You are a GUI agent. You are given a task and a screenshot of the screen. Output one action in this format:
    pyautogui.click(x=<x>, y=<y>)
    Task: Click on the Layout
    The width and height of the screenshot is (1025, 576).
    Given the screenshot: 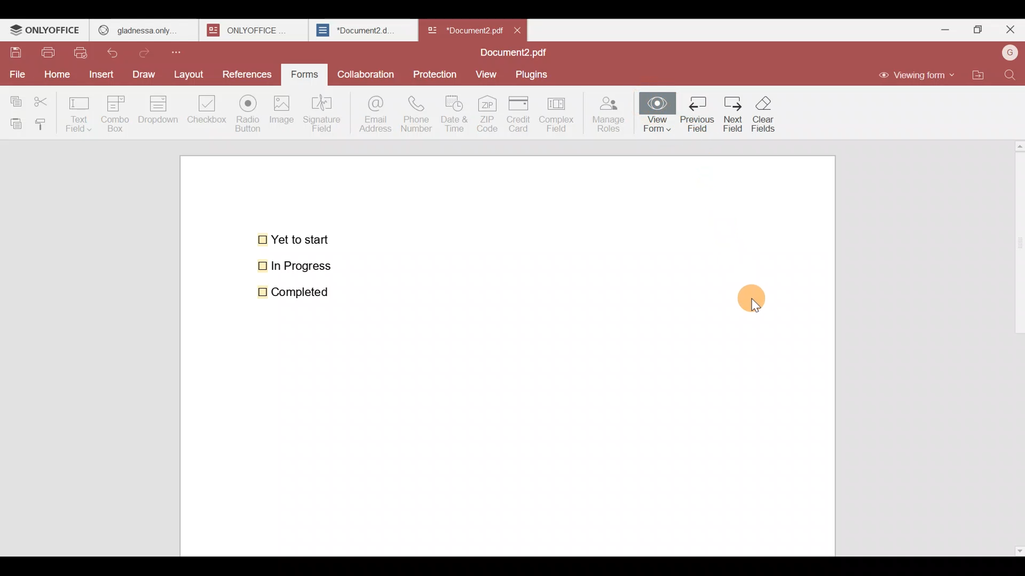 What is the action you would take?
    pyautogui.click(x=193, y=73)
    